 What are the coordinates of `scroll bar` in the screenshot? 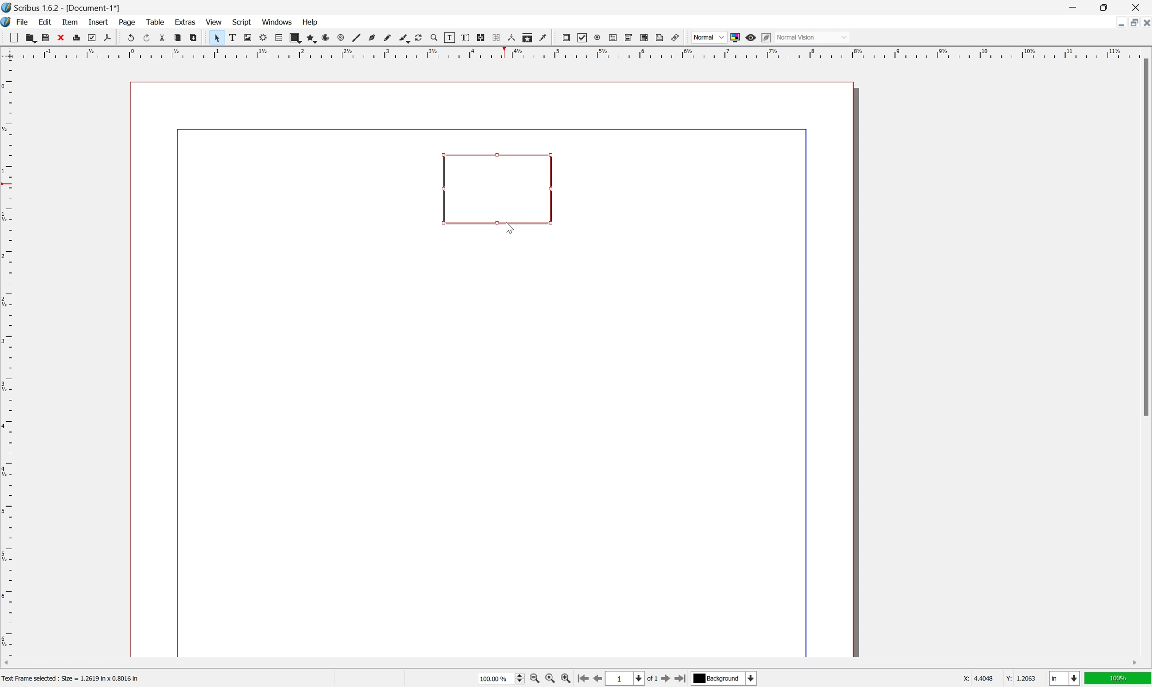 It's located at (572, 662).